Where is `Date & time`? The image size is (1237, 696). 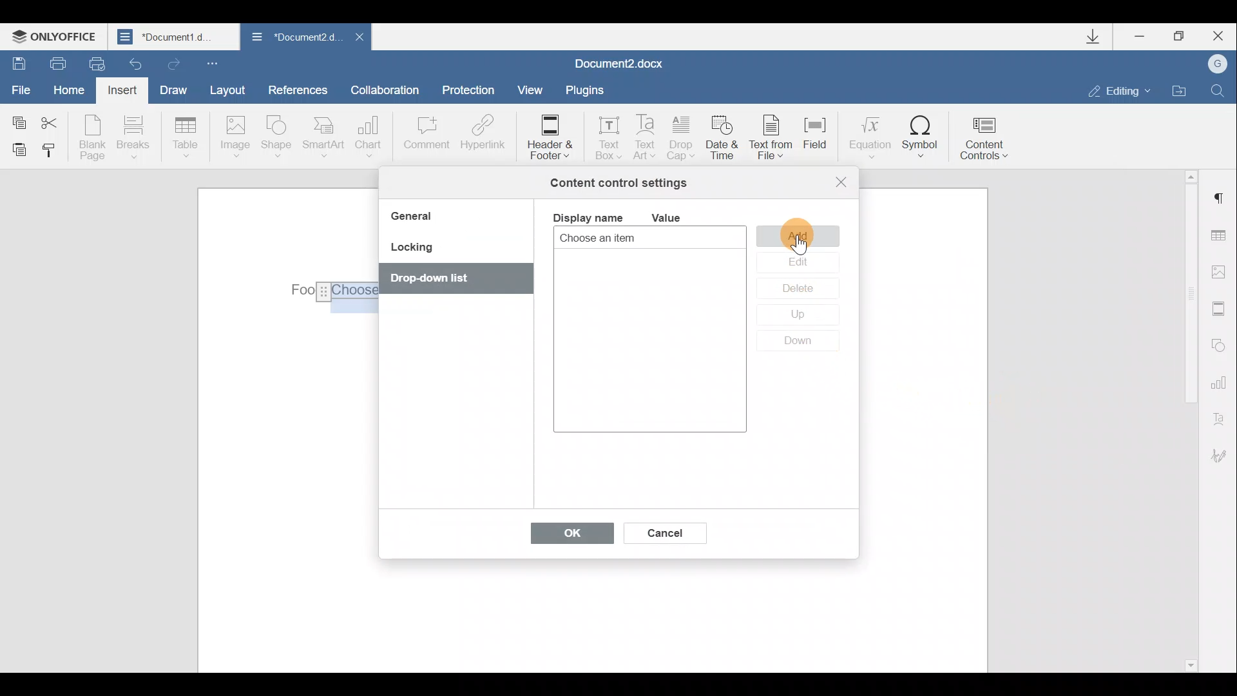
Date & time is located at coordinates (724, 140).